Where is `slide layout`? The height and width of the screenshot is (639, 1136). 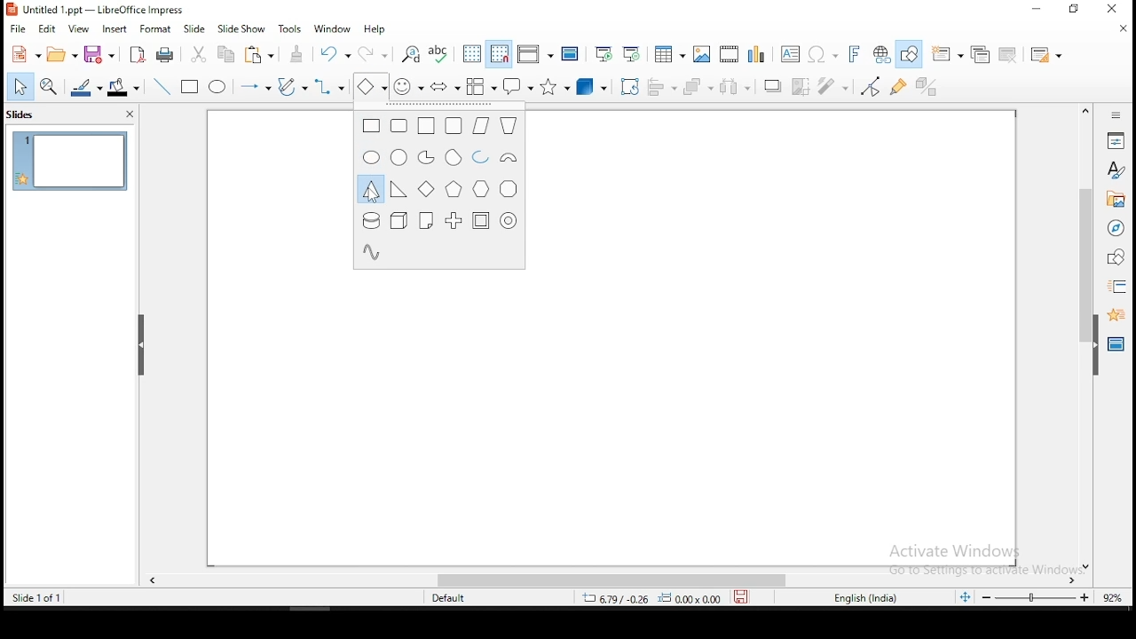
slide layout is located at coordinates (1046, 52).